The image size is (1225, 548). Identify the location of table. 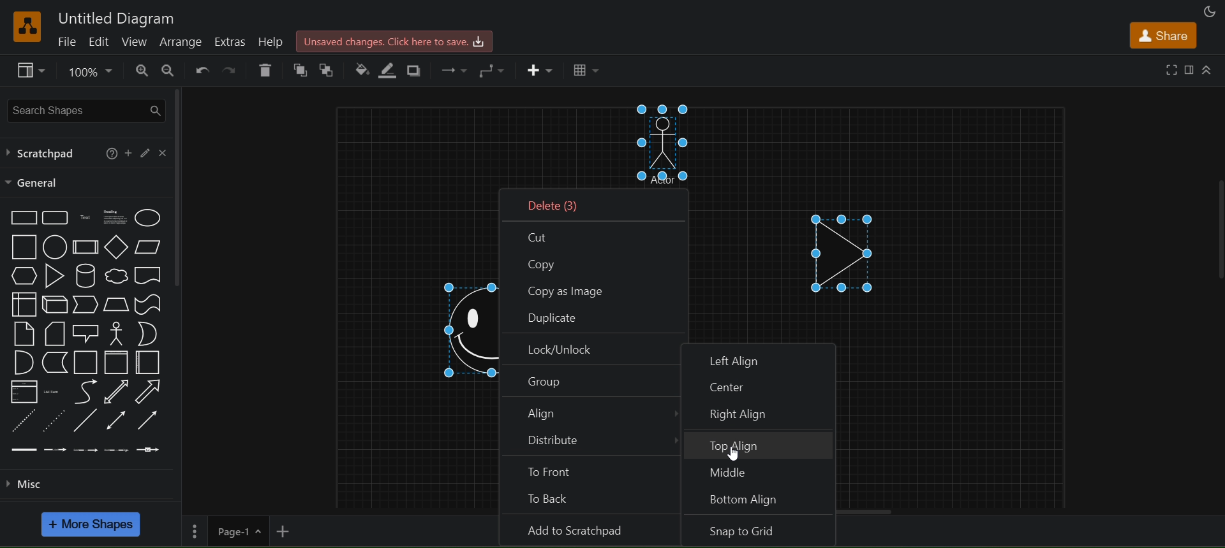
(586, 71).